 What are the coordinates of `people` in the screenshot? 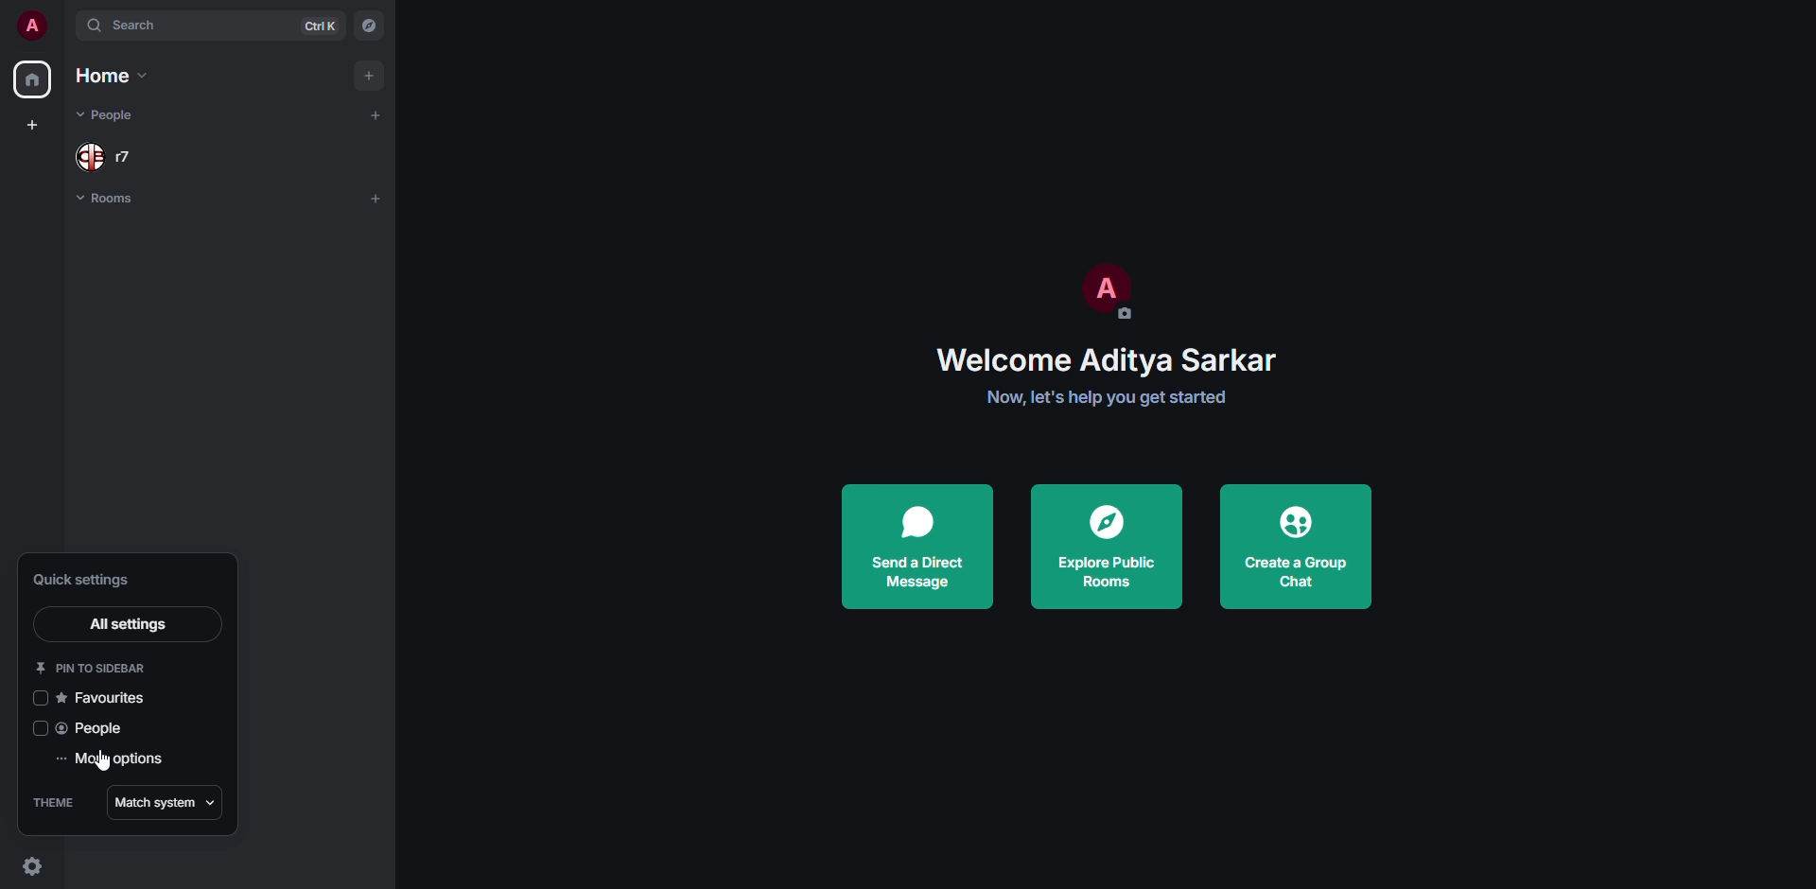 It's located at (99, 727).